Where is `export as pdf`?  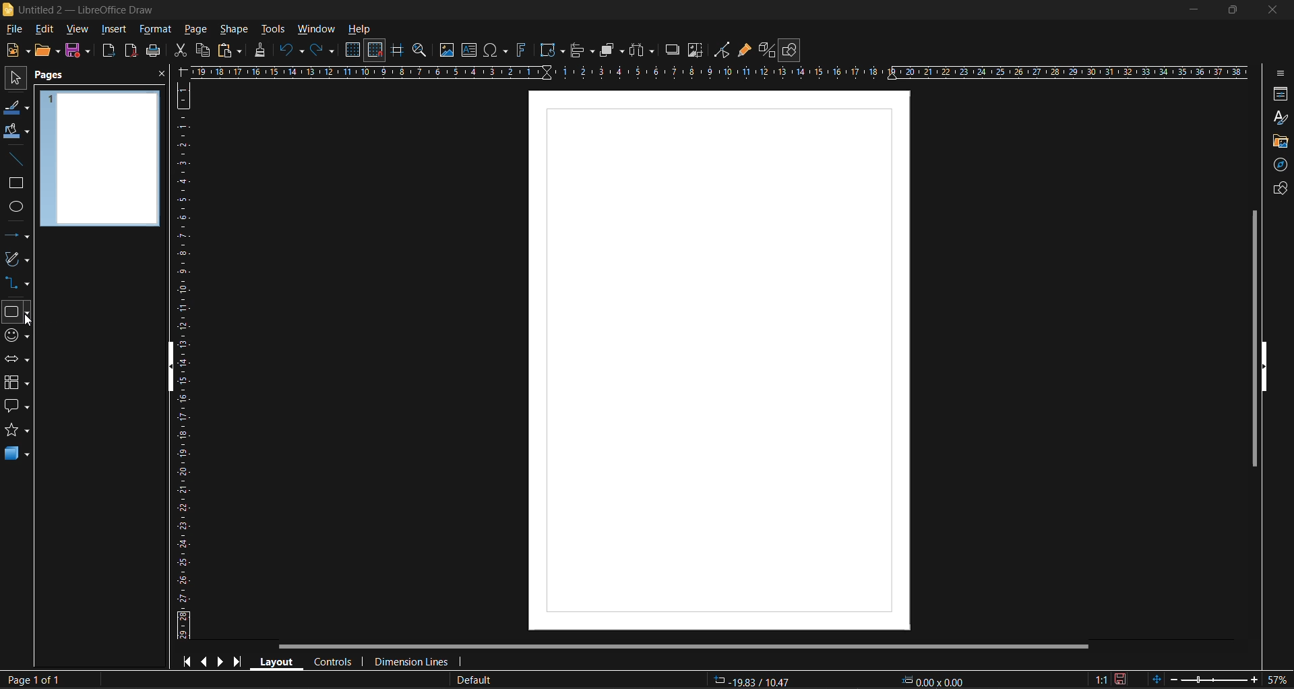
export as pdf is located at coordinates (130, 50).